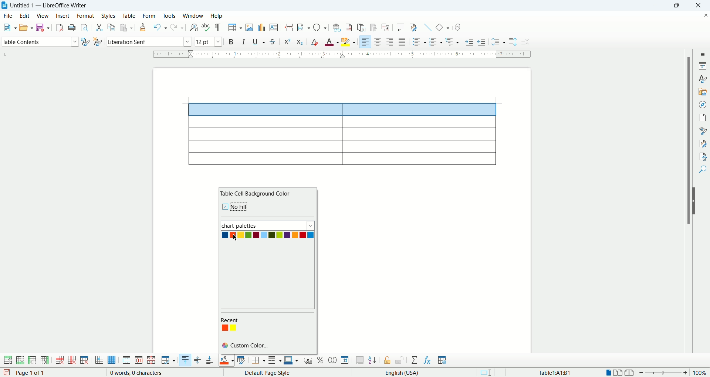  Describe the element at coordinates (250, 27) in the screenshot. I see `insert image` at that location.